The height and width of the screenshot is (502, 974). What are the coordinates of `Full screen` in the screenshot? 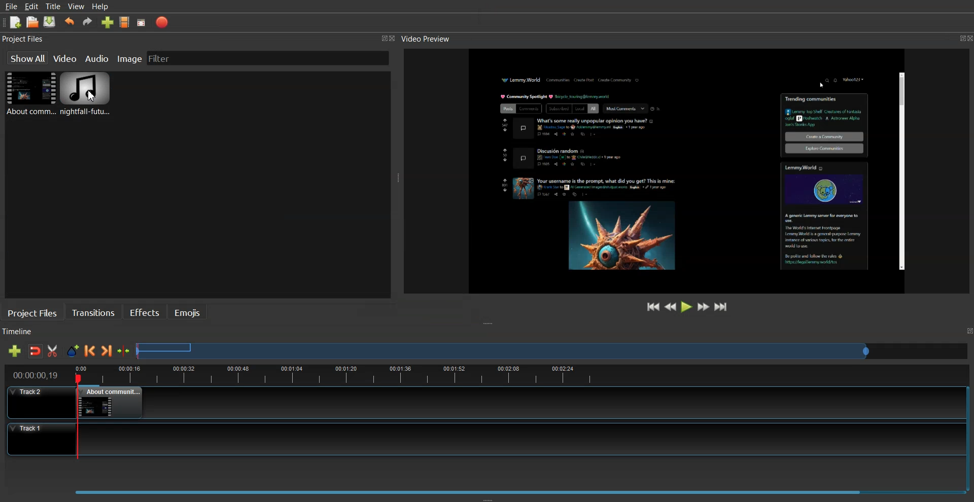 It's located at (142, 23).